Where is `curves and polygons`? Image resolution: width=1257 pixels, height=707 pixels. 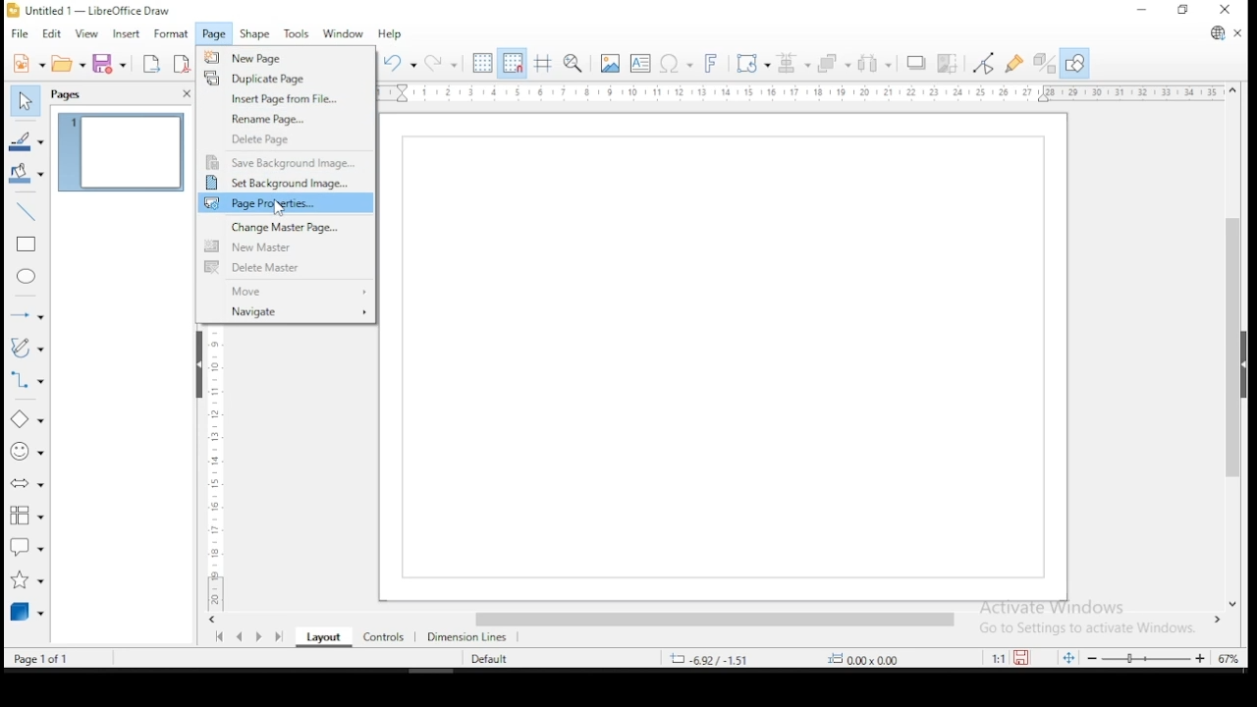
curves and polygons is located at coordinates (27, 349).